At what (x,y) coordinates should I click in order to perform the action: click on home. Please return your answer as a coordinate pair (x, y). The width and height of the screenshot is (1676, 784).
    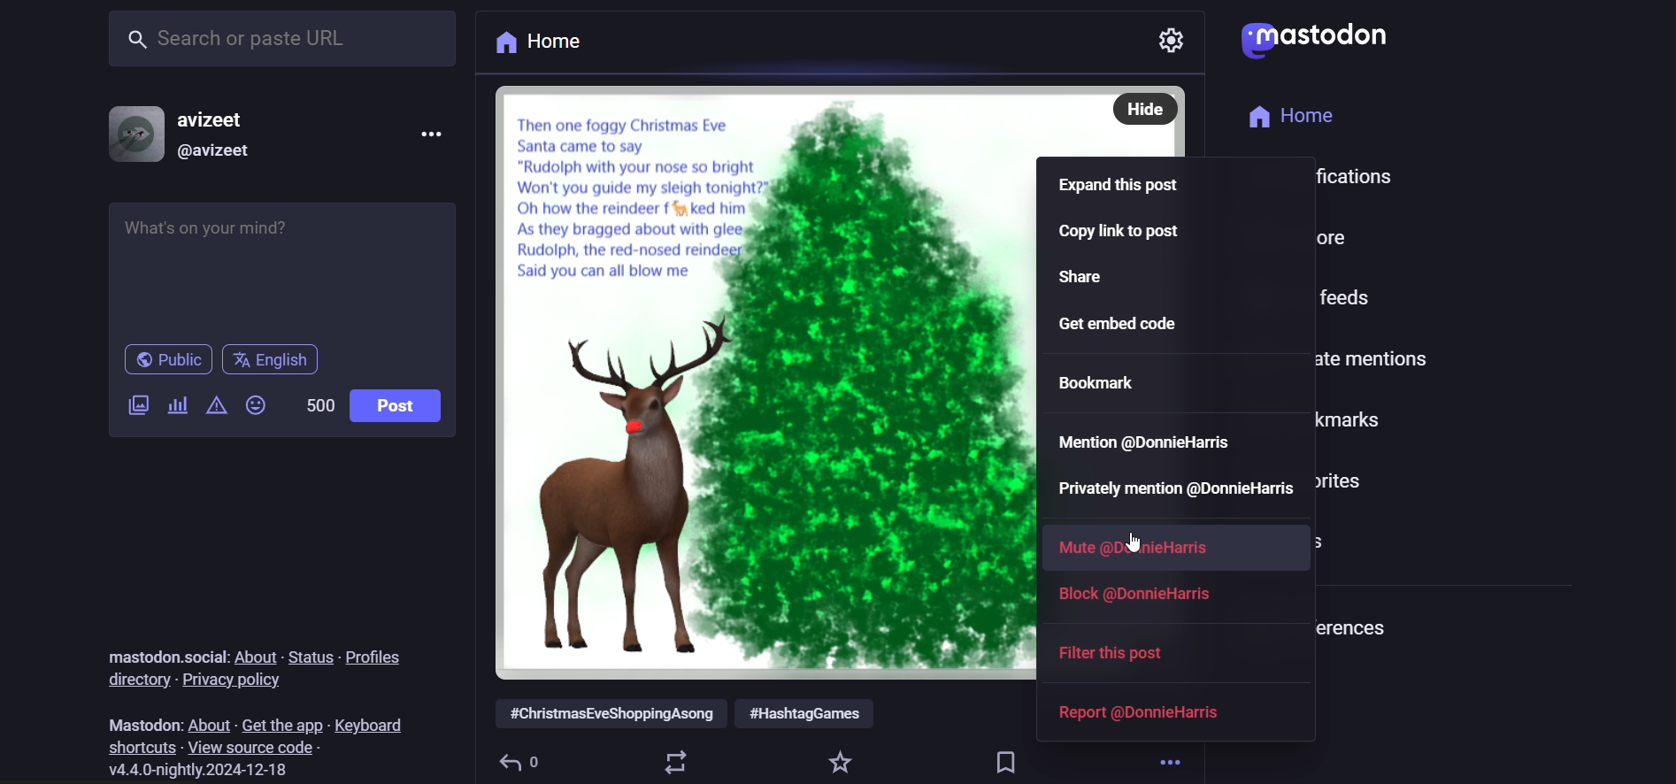
    Looking at the image, I should click on (1288, 117).